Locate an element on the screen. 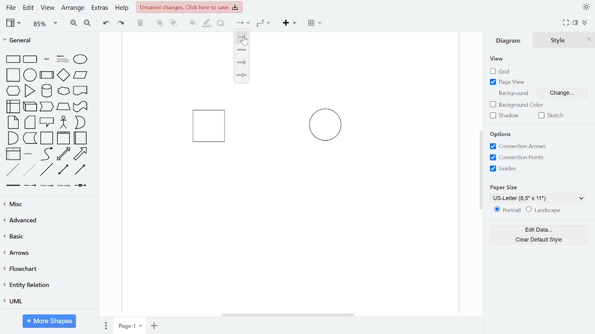 The height and width of the screenshot is (334, 595). background color is located at coordinates (518, 105).